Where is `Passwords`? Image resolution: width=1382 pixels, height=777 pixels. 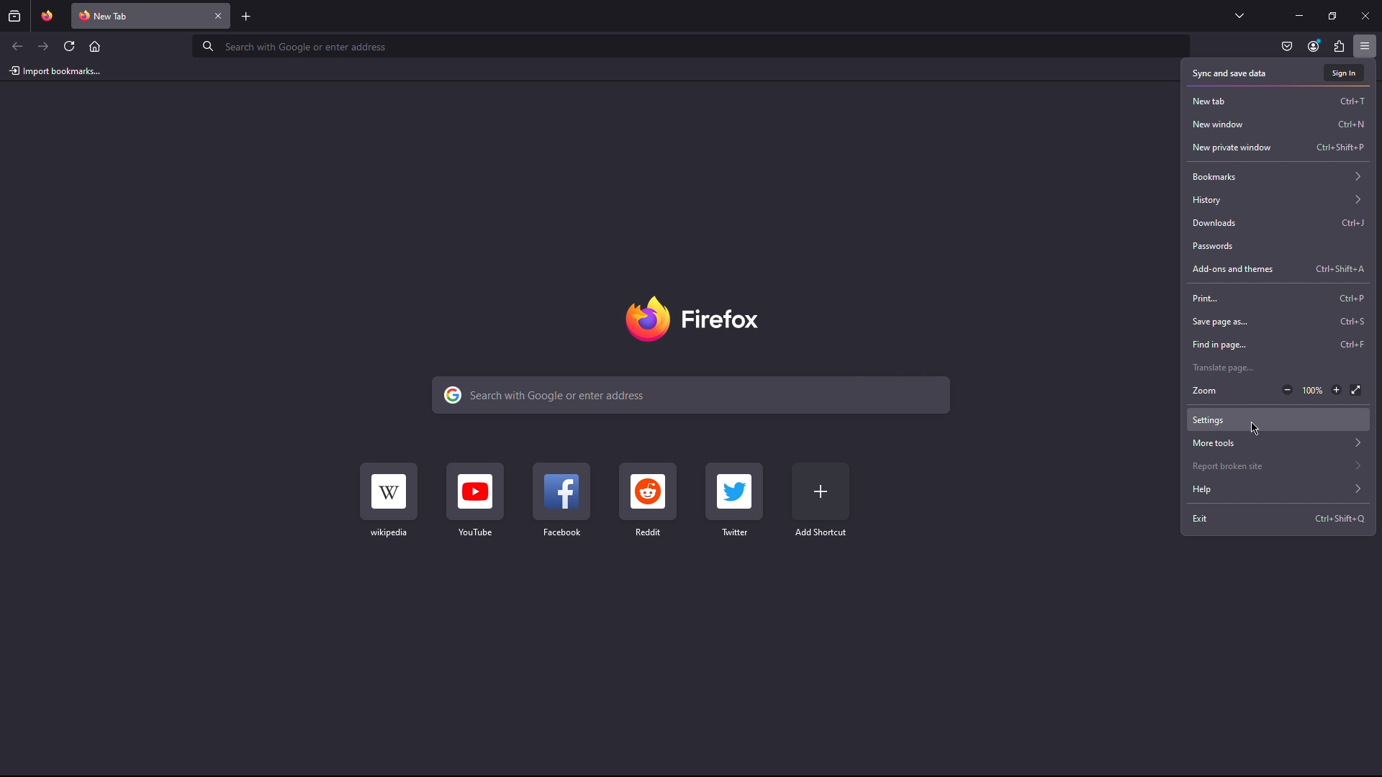
Passwords is located at coordinates (1278, 246).